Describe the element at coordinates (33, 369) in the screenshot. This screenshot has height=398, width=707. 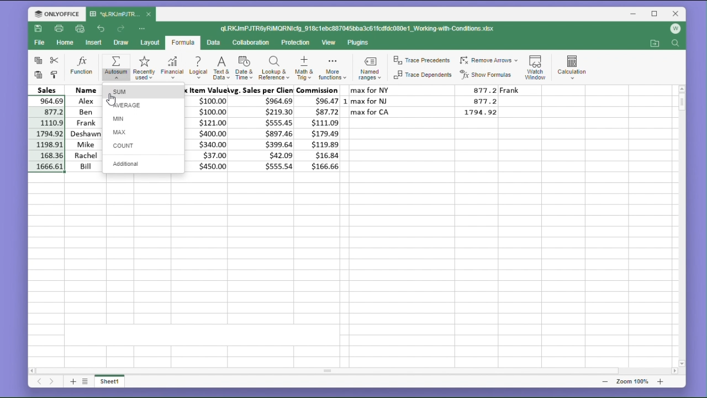
I see `scroll left` at that location.